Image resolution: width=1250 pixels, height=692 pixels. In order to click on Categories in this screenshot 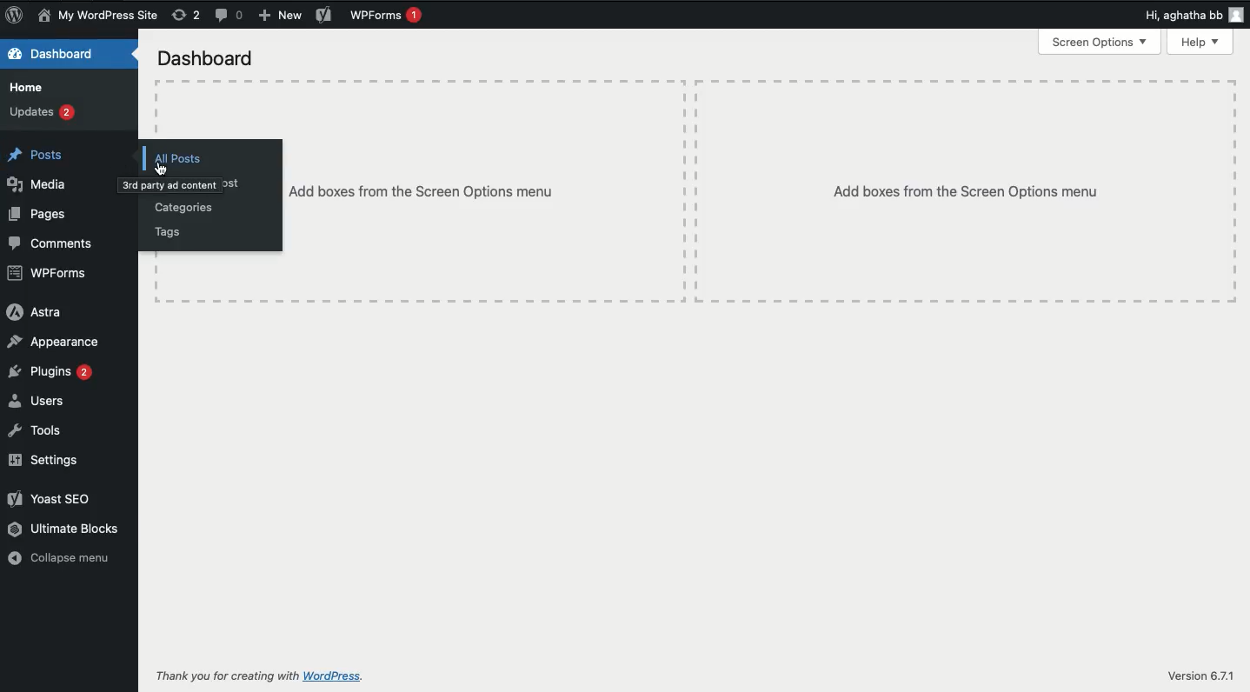, I will do `click(187, 209)`.